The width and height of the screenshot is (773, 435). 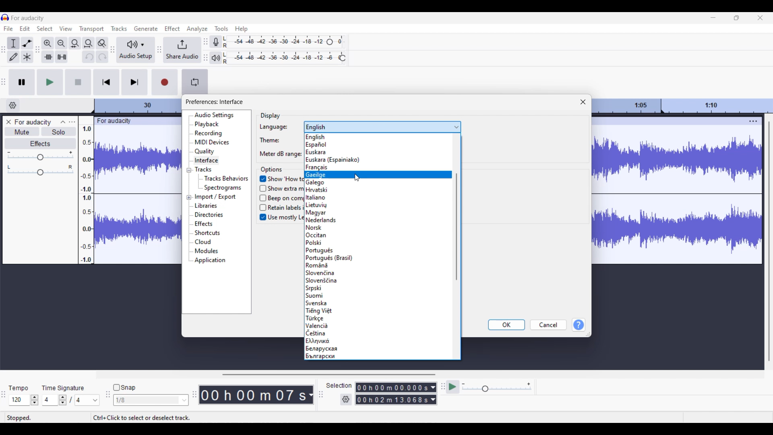 What do you see at coordinates (318, 137) in the screenshot?
I see `English` at bounding box center [318, 137].